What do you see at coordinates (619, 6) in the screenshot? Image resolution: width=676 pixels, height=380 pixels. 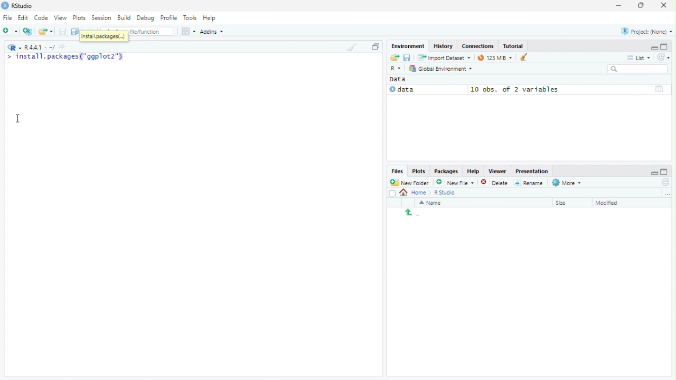 I see `minimize` at bounding box center [619, 6].